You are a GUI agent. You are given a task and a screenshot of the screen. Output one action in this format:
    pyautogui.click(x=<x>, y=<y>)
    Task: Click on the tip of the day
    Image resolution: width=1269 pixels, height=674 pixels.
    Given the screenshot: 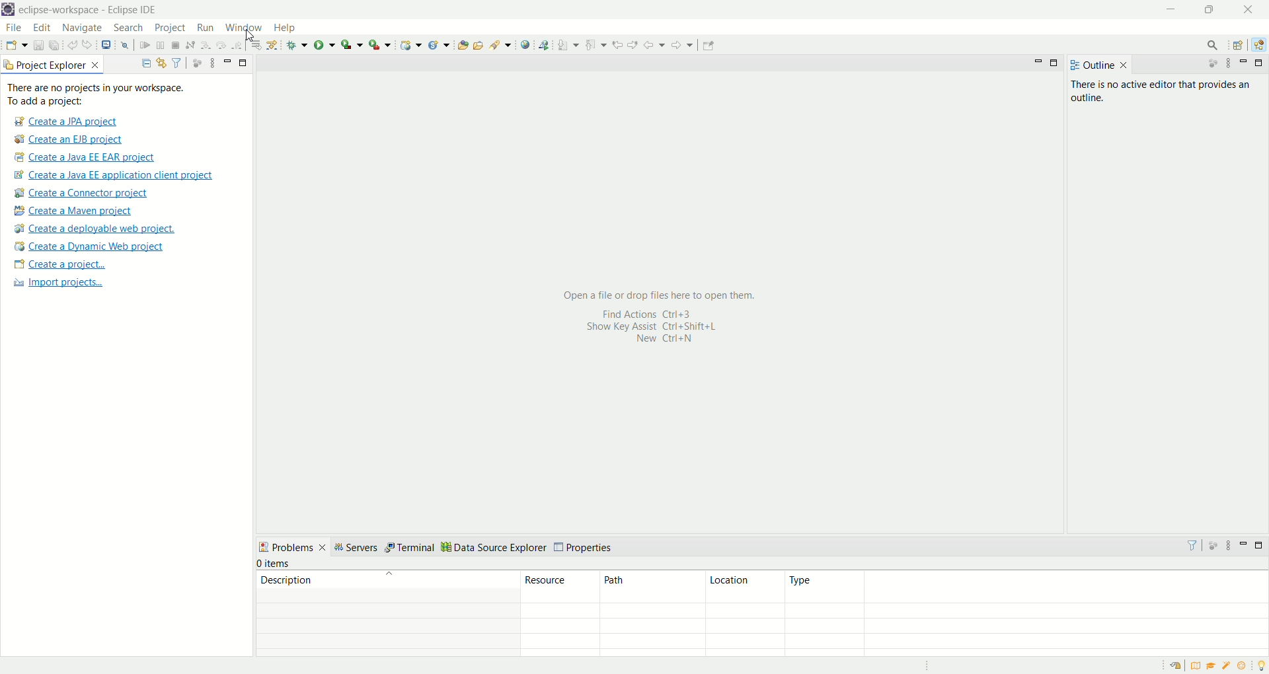 What is the action you would take?
    pyautogui.click(x=1261, y=664)
    